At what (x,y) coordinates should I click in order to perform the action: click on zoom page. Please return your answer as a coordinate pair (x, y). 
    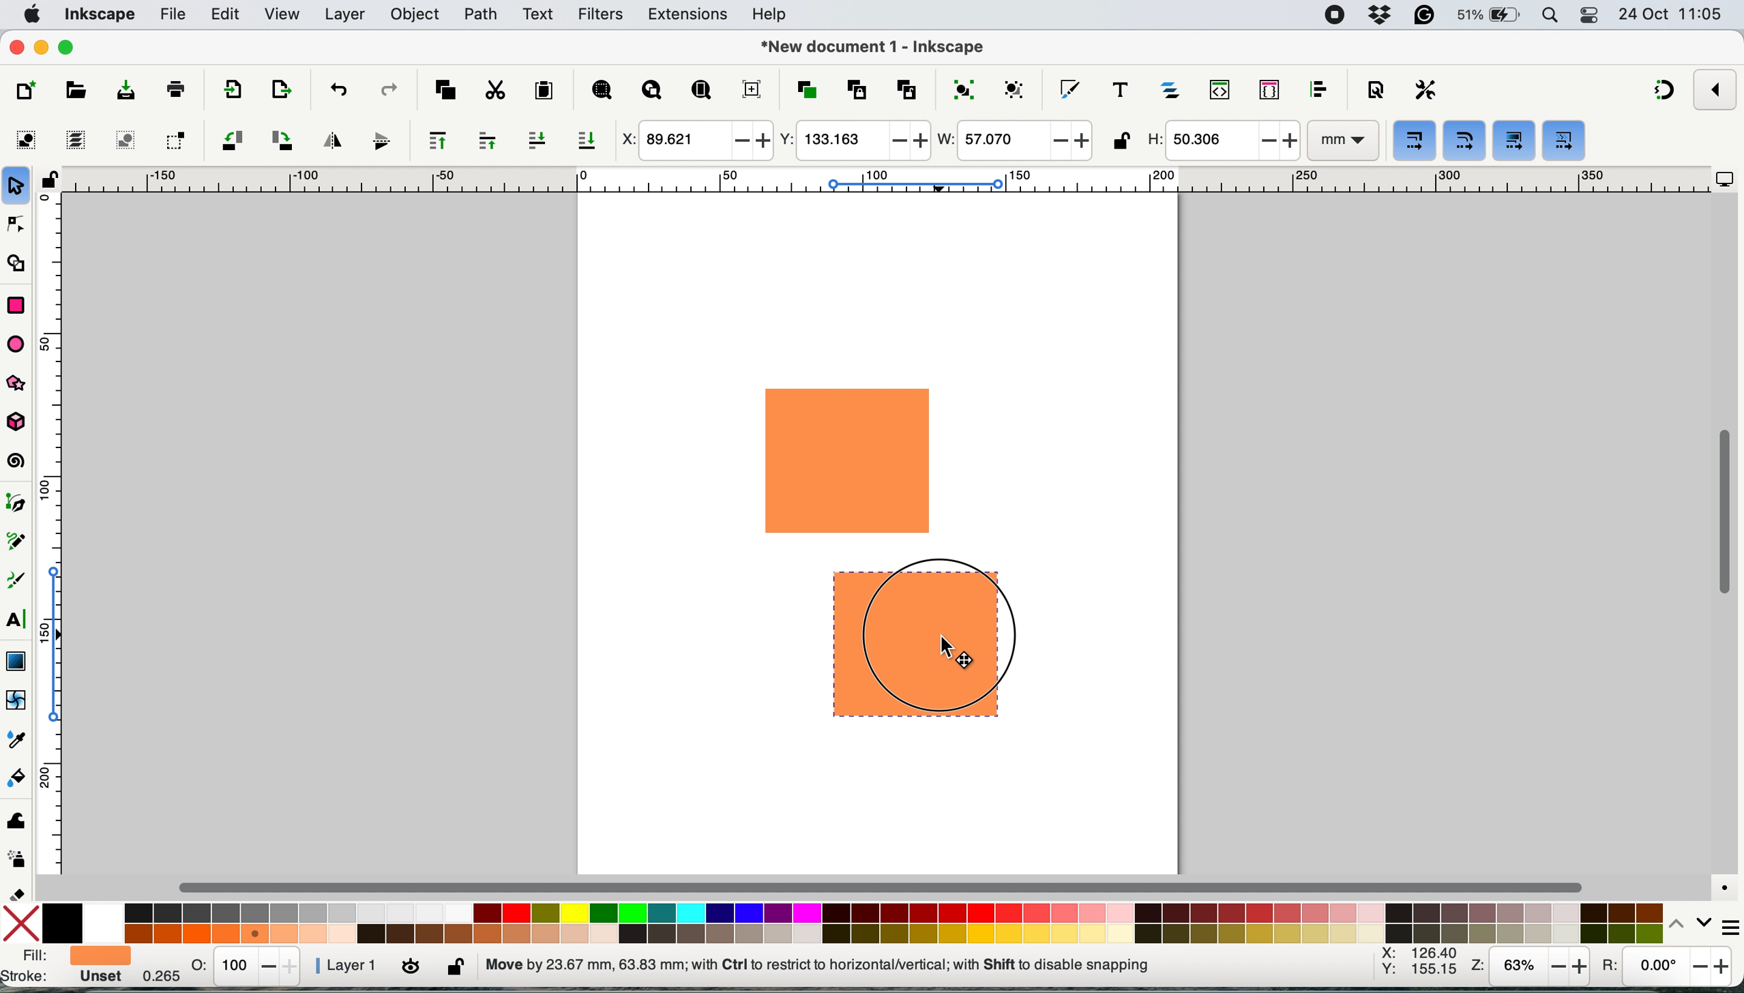
    Looking at the image, I should click on (701, 91).